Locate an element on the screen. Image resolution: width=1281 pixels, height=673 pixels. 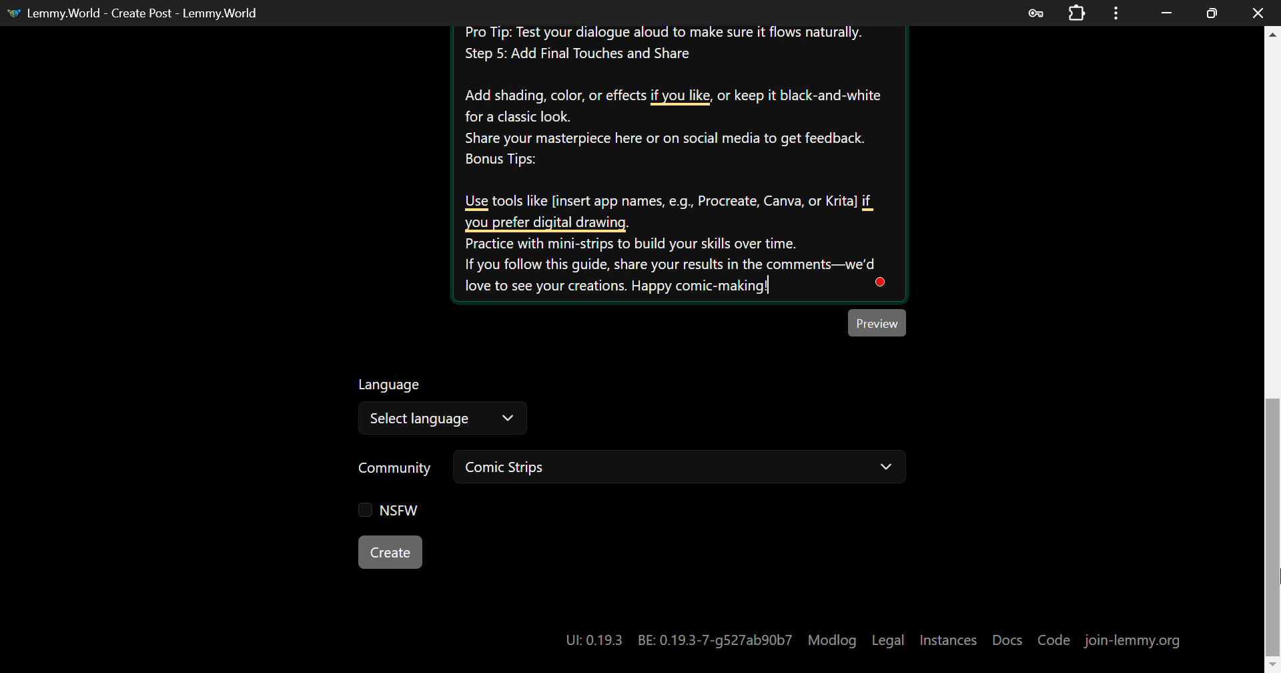
Minimize is located at coordinates (1214, 13).